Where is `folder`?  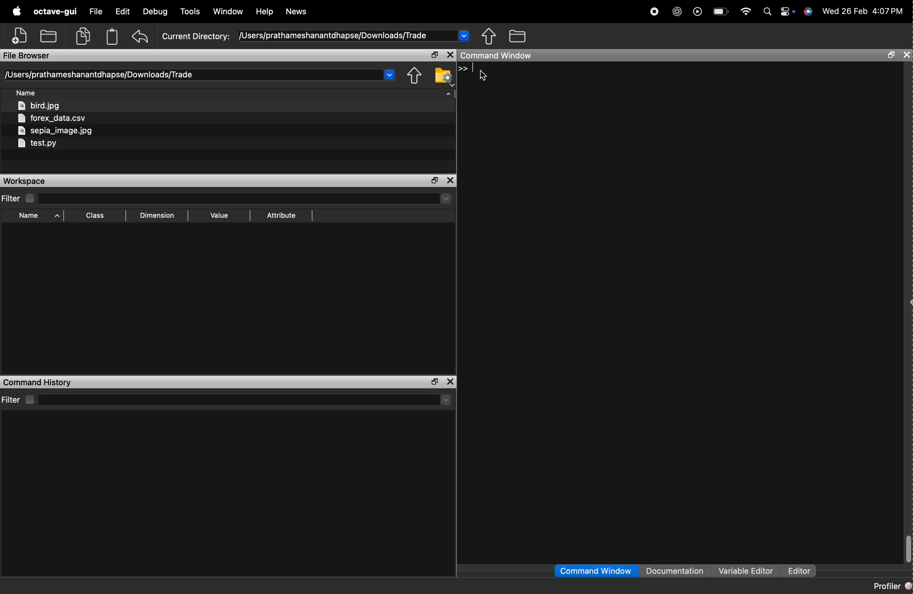 folder is located at coordinates (517, 36).